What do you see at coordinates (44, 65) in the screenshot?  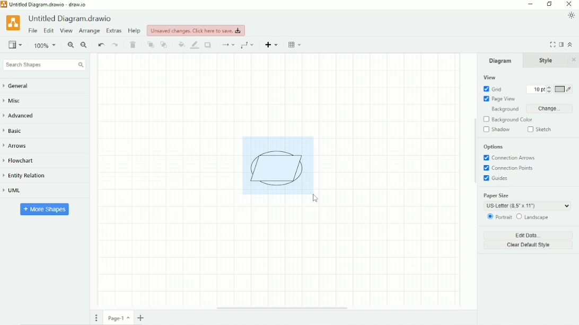 I see `Search shapes` at bounding box center [44, 65].